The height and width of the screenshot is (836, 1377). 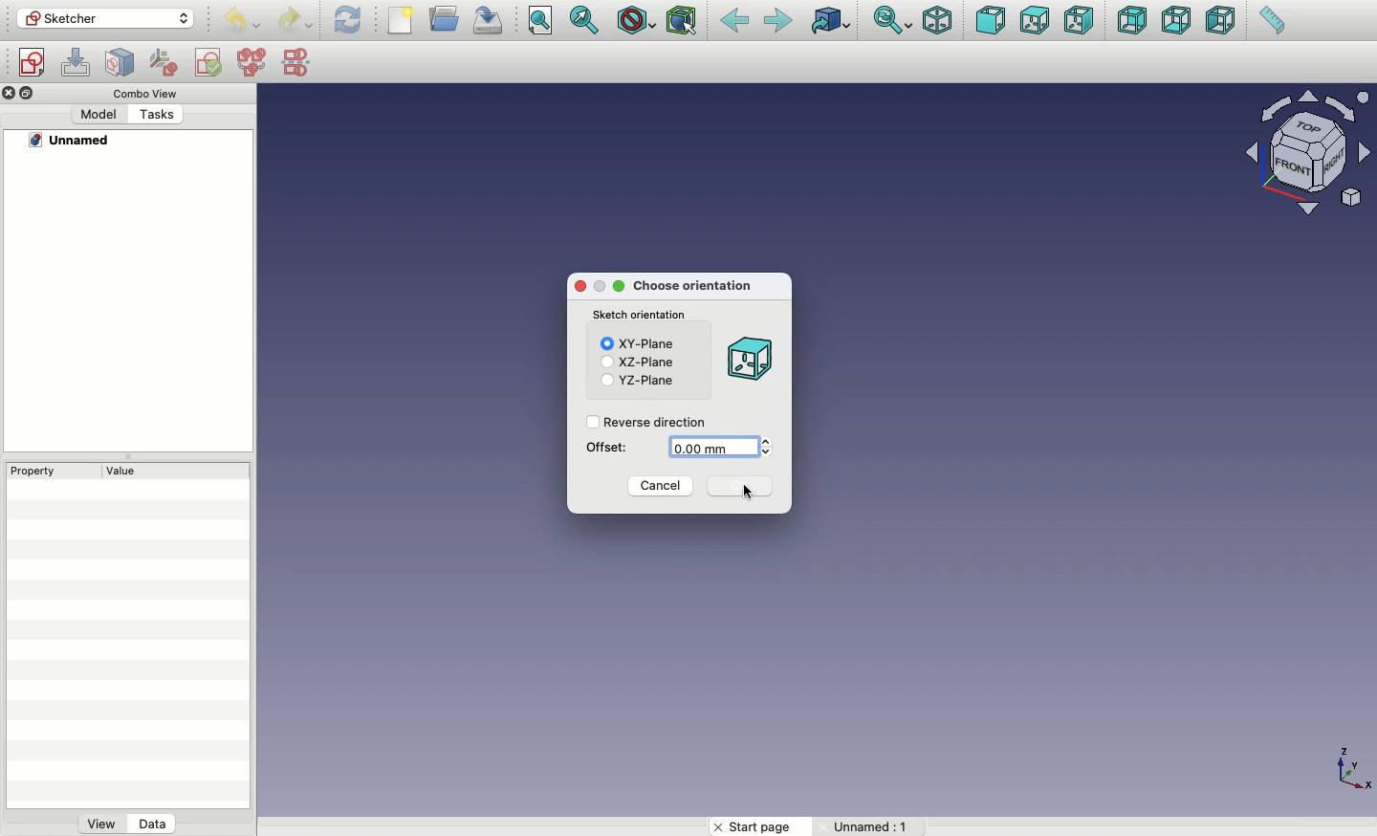 What do you see at coordinates (871, 826) in the screenshot?
I see `` at bounding box center [871, 826].